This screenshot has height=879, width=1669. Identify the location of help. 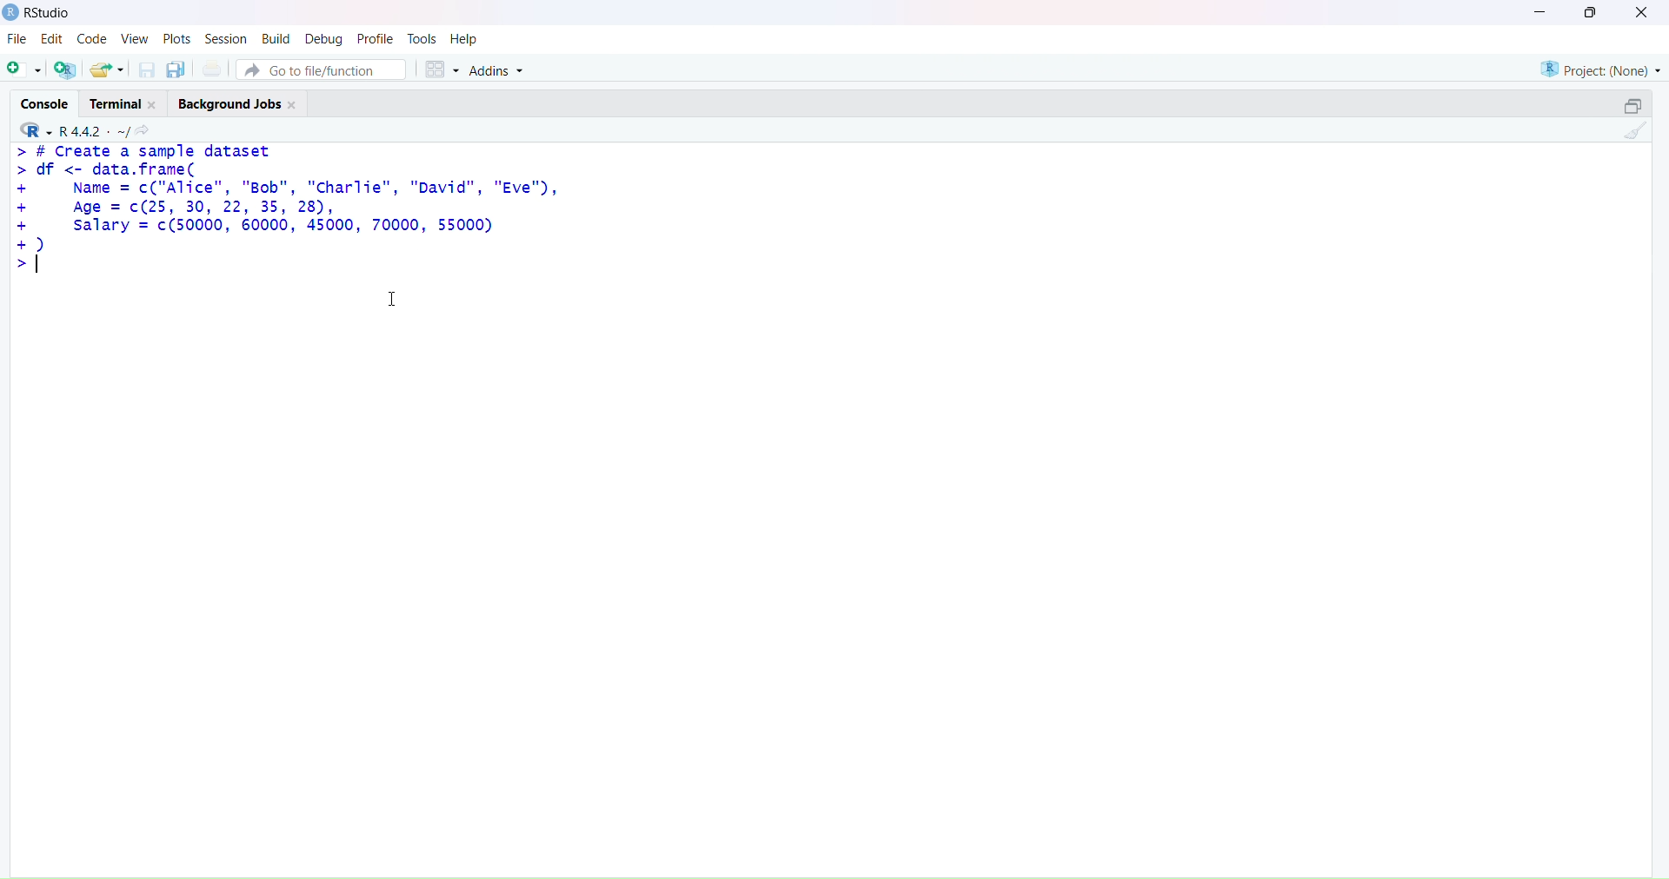
(467, 39).